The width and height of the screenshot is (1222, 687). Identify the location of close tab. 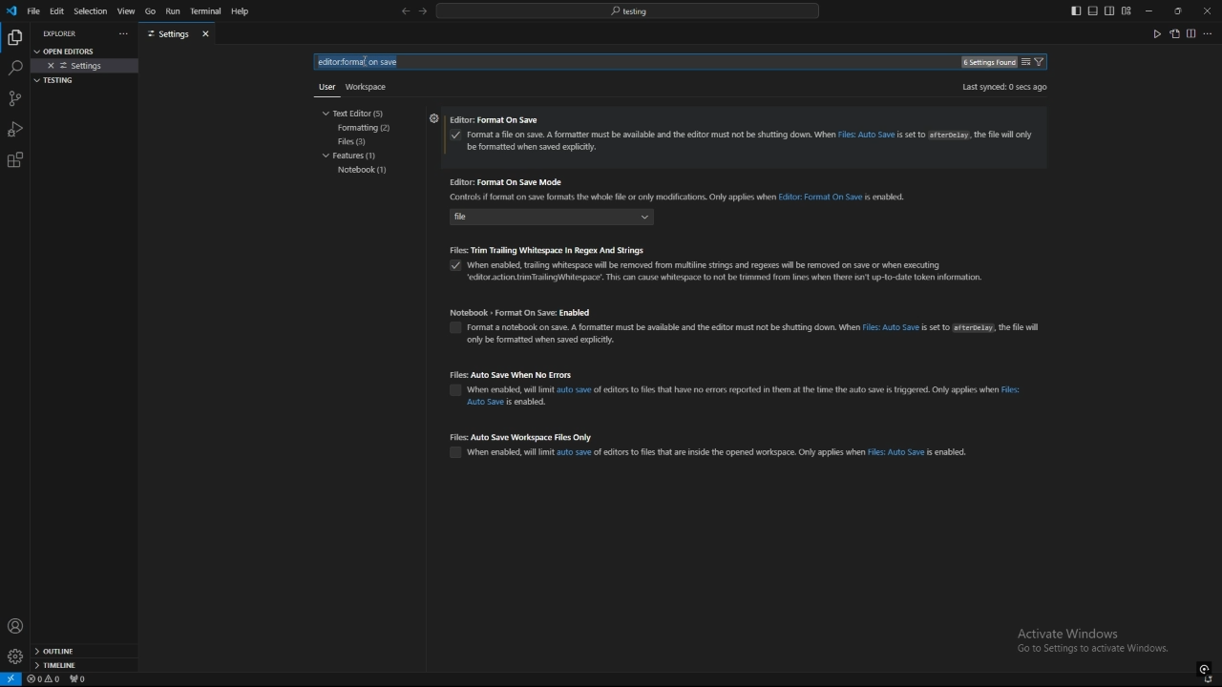
(208, 33).